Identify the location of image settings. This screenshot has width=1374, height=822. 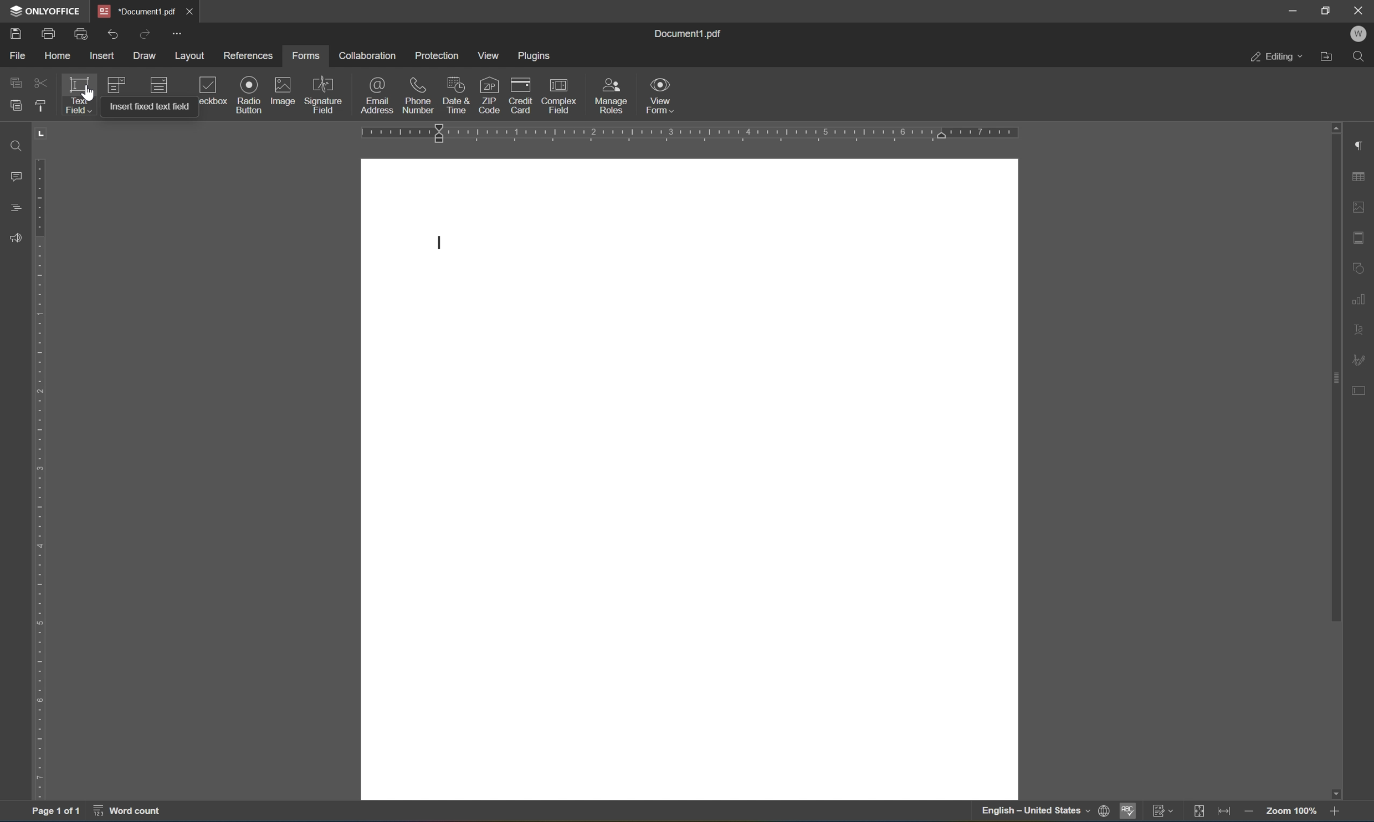
(1358, 204).